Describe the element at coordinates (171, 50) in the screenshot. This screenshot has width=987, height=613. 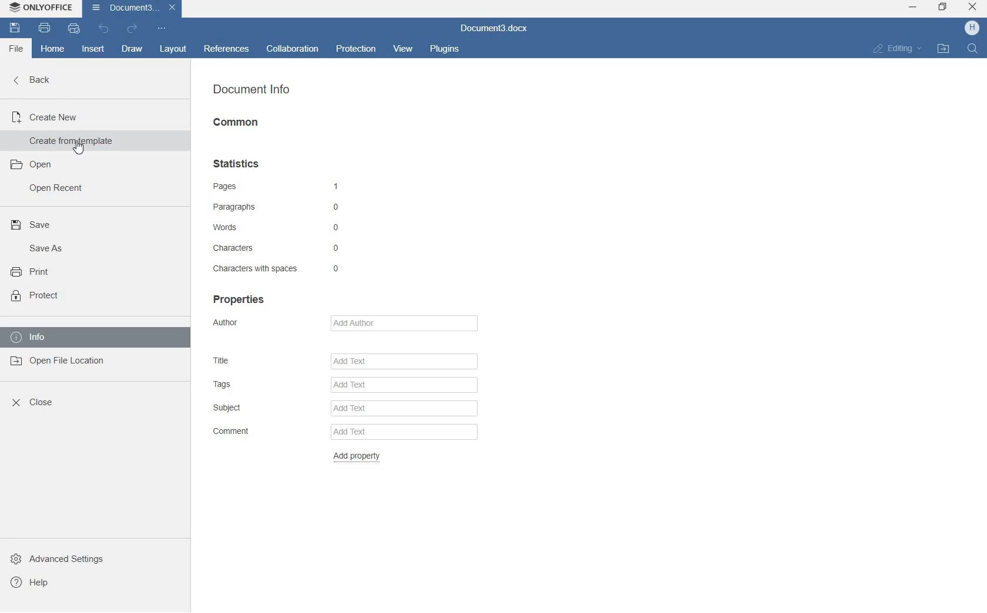
I see `layout` at that location.